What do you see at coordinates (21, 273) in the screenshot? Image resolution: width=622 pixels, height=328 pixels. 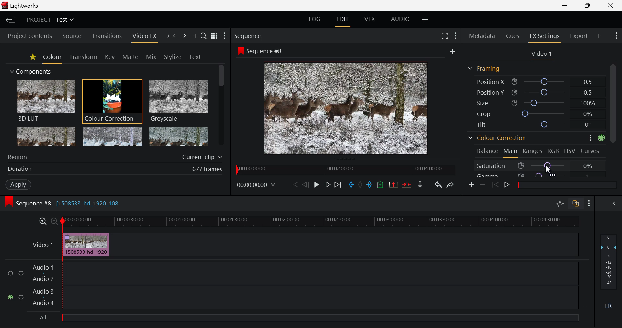 I see `Audio Input Checkbox` at bounding box center [21, 273].